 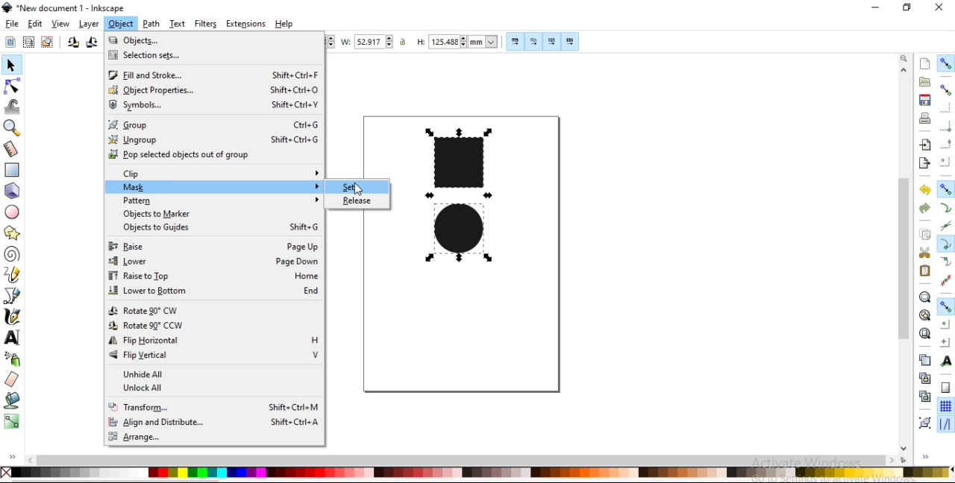 What do you see at coordinates (213, 246) in the screenshot?
I see `raise` at bounding box center [213, 246].